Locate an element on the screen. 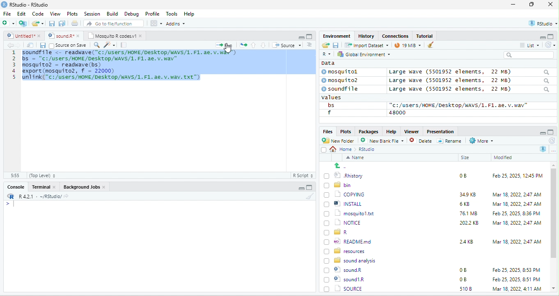 The width and height of the screenshot is (559, 296). History is located at coordinates (367, 36).